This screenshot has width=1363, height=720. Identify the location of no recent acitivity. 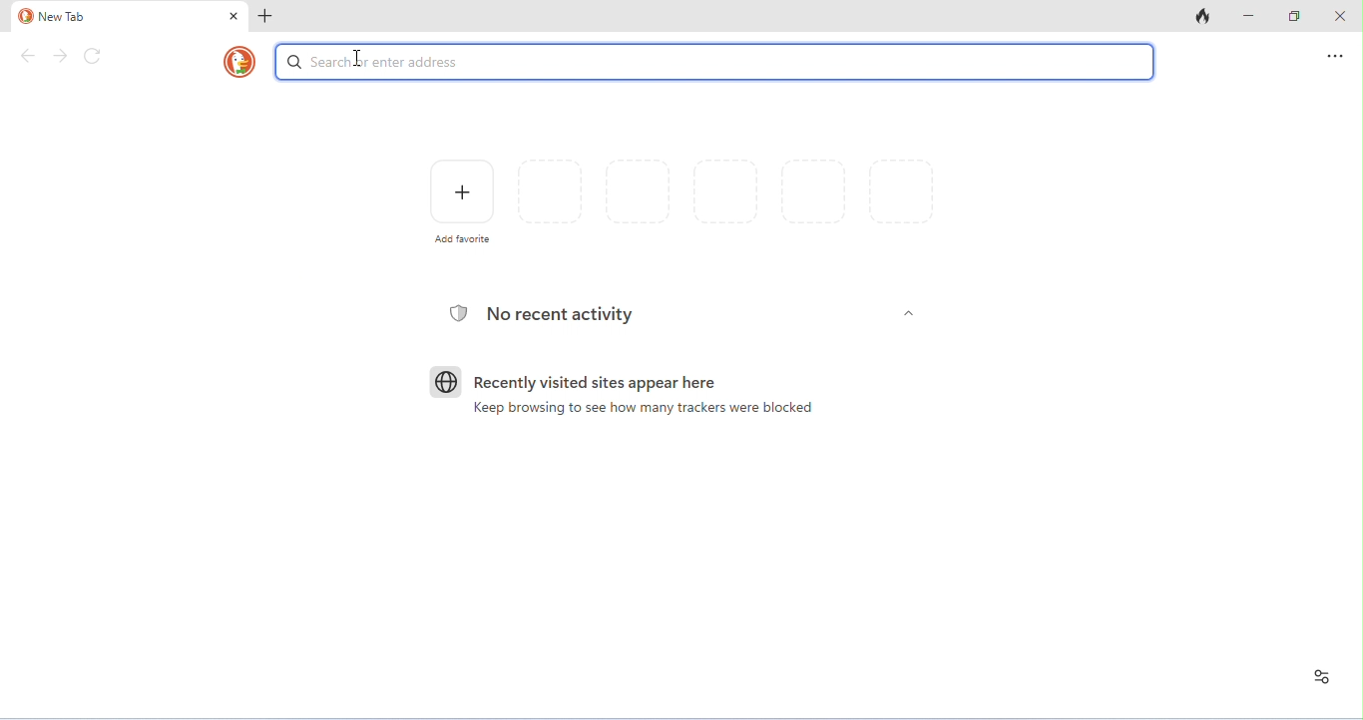
(544, 313).